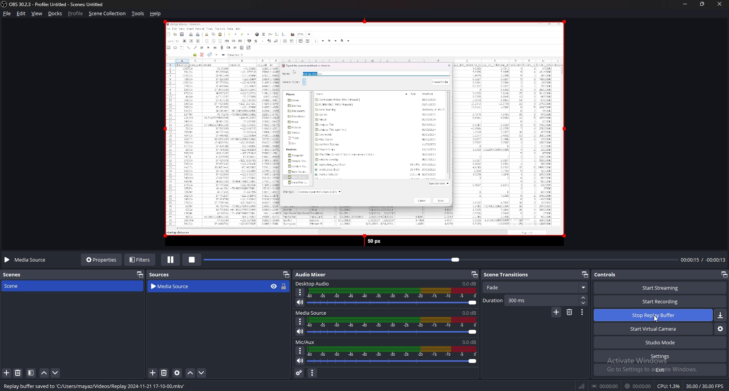 The width and height of the screenshot is (729, 391). I want to click on lock, so click(284, 287).